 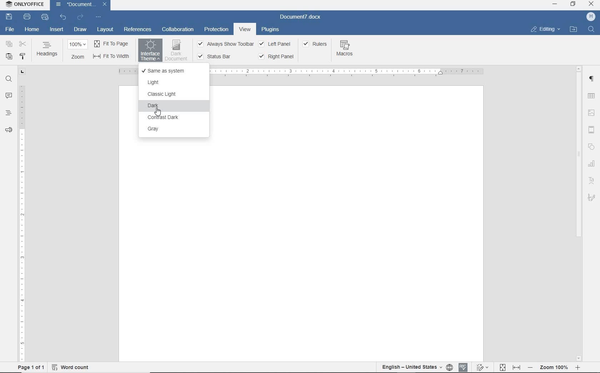 What do you see at coordinates (545, 28) in the screenshot?
I see `EDITING` at bounding box center [545, 28].